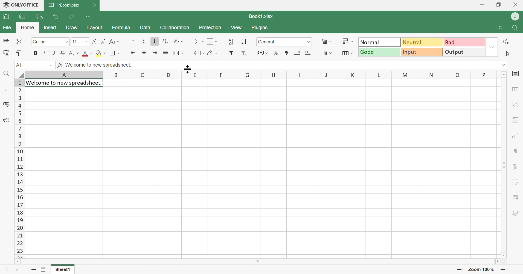 The width and height of the screenshot is (523, 274). I want to click on Column Names, so click(253, 75).